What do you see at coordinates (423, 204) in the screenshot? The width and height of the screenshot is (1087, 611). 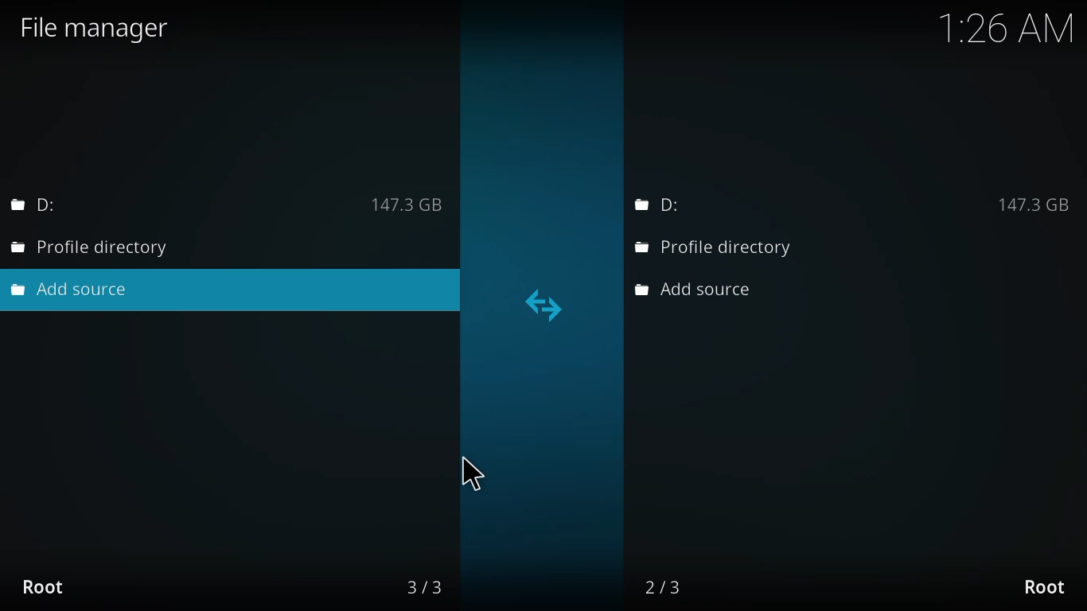 I see `space` at bounding box center [423, 204].